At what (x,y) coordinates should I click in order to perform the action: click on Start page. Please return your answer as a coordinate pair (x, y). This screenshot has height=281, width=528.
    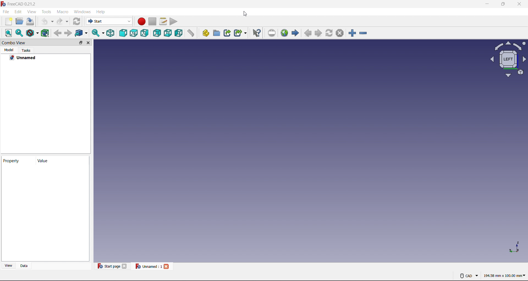
    Looking at the image, I should click on (112, 266).